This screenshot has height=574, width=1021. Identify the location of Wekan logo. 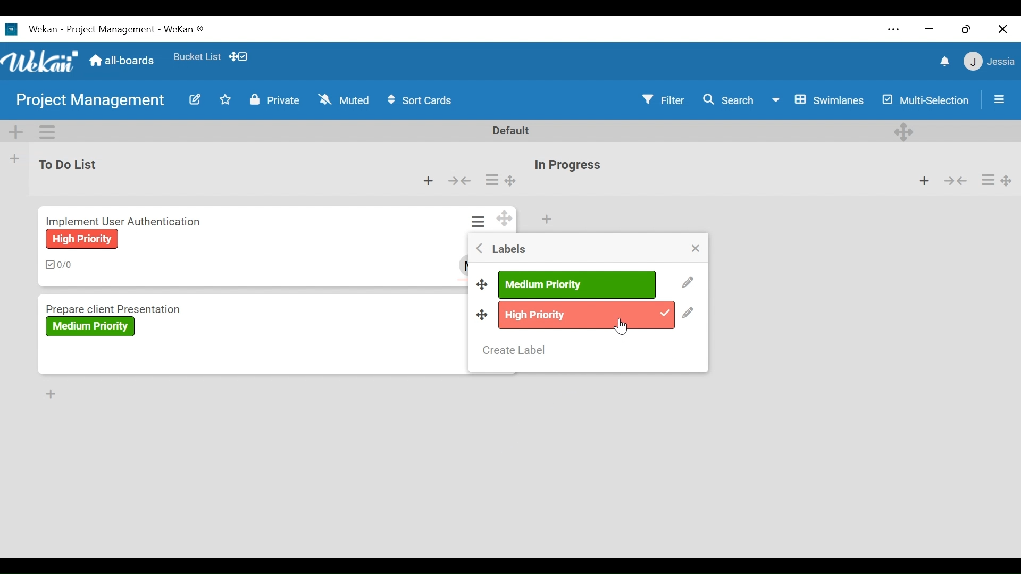
(40, 60).